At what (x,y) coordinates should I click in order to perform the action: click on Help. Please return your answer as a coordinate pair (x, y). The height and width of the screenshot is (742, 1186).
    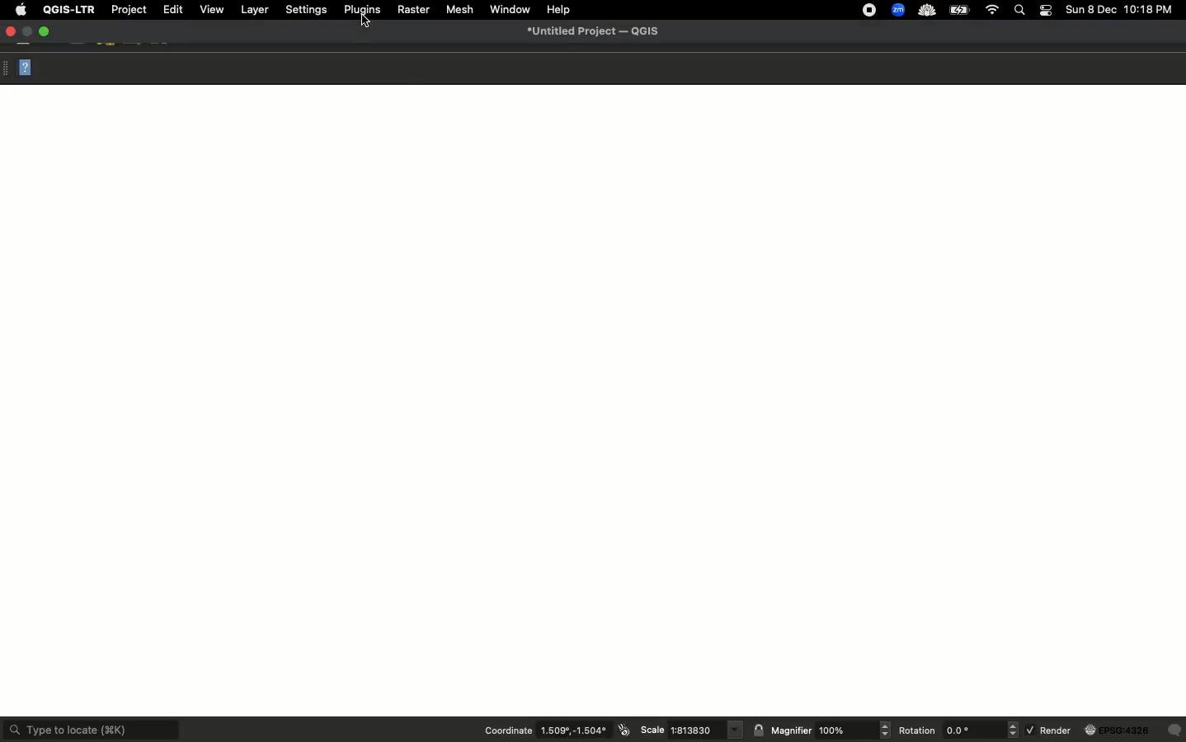
    Looking at the image, I should click on (21, 68).